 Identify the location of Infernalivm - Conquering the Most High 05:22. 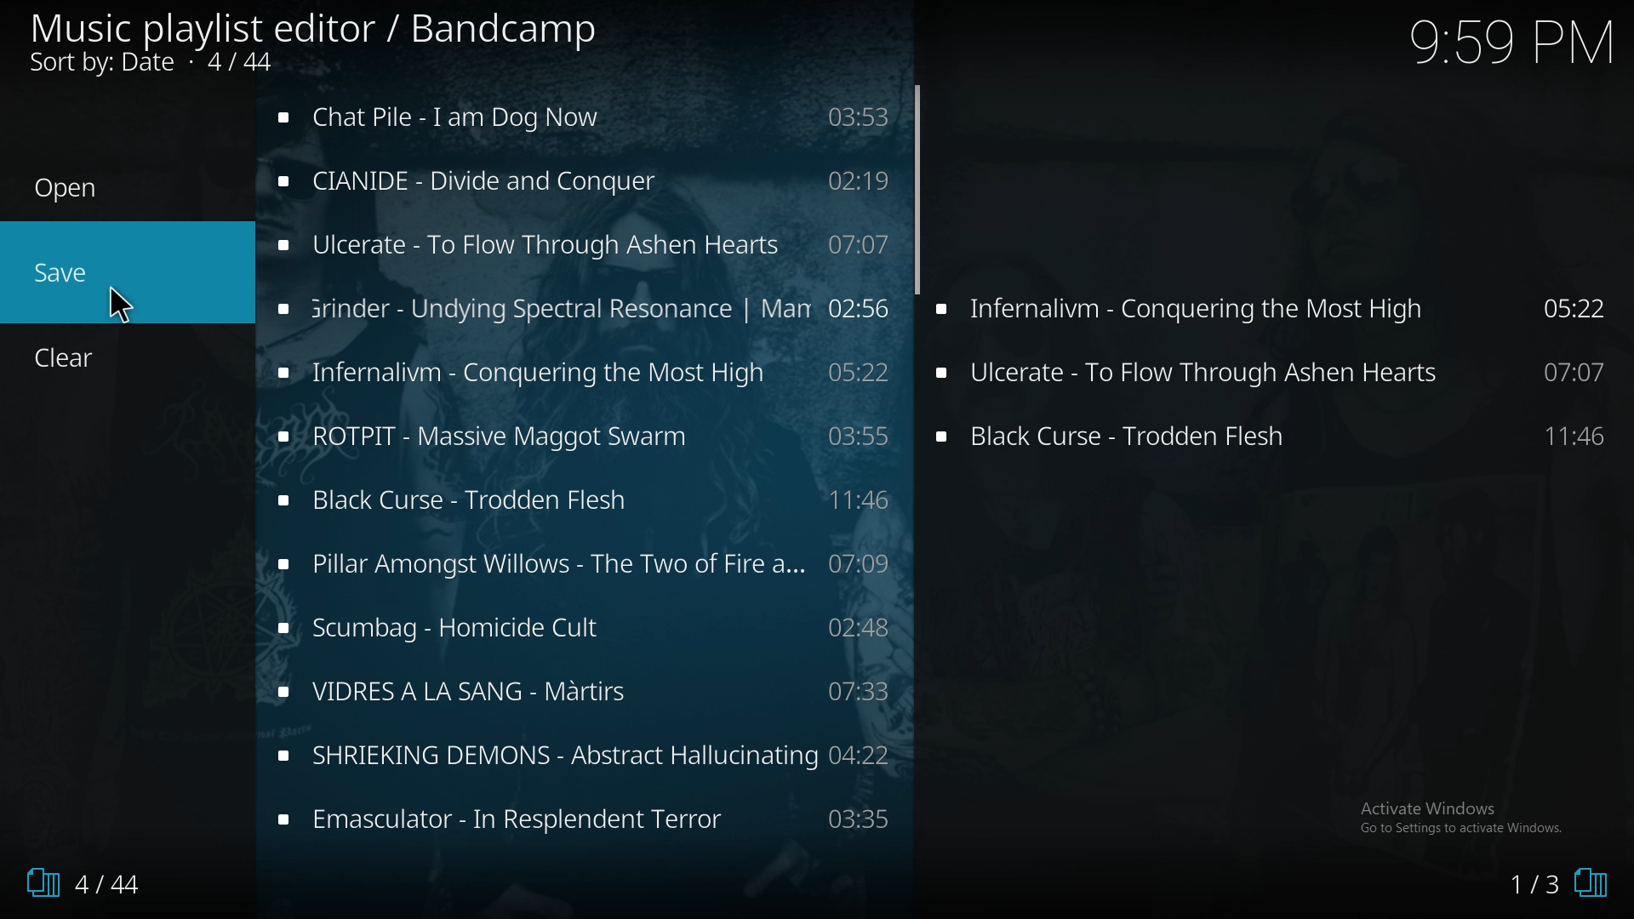
(1276, 374).